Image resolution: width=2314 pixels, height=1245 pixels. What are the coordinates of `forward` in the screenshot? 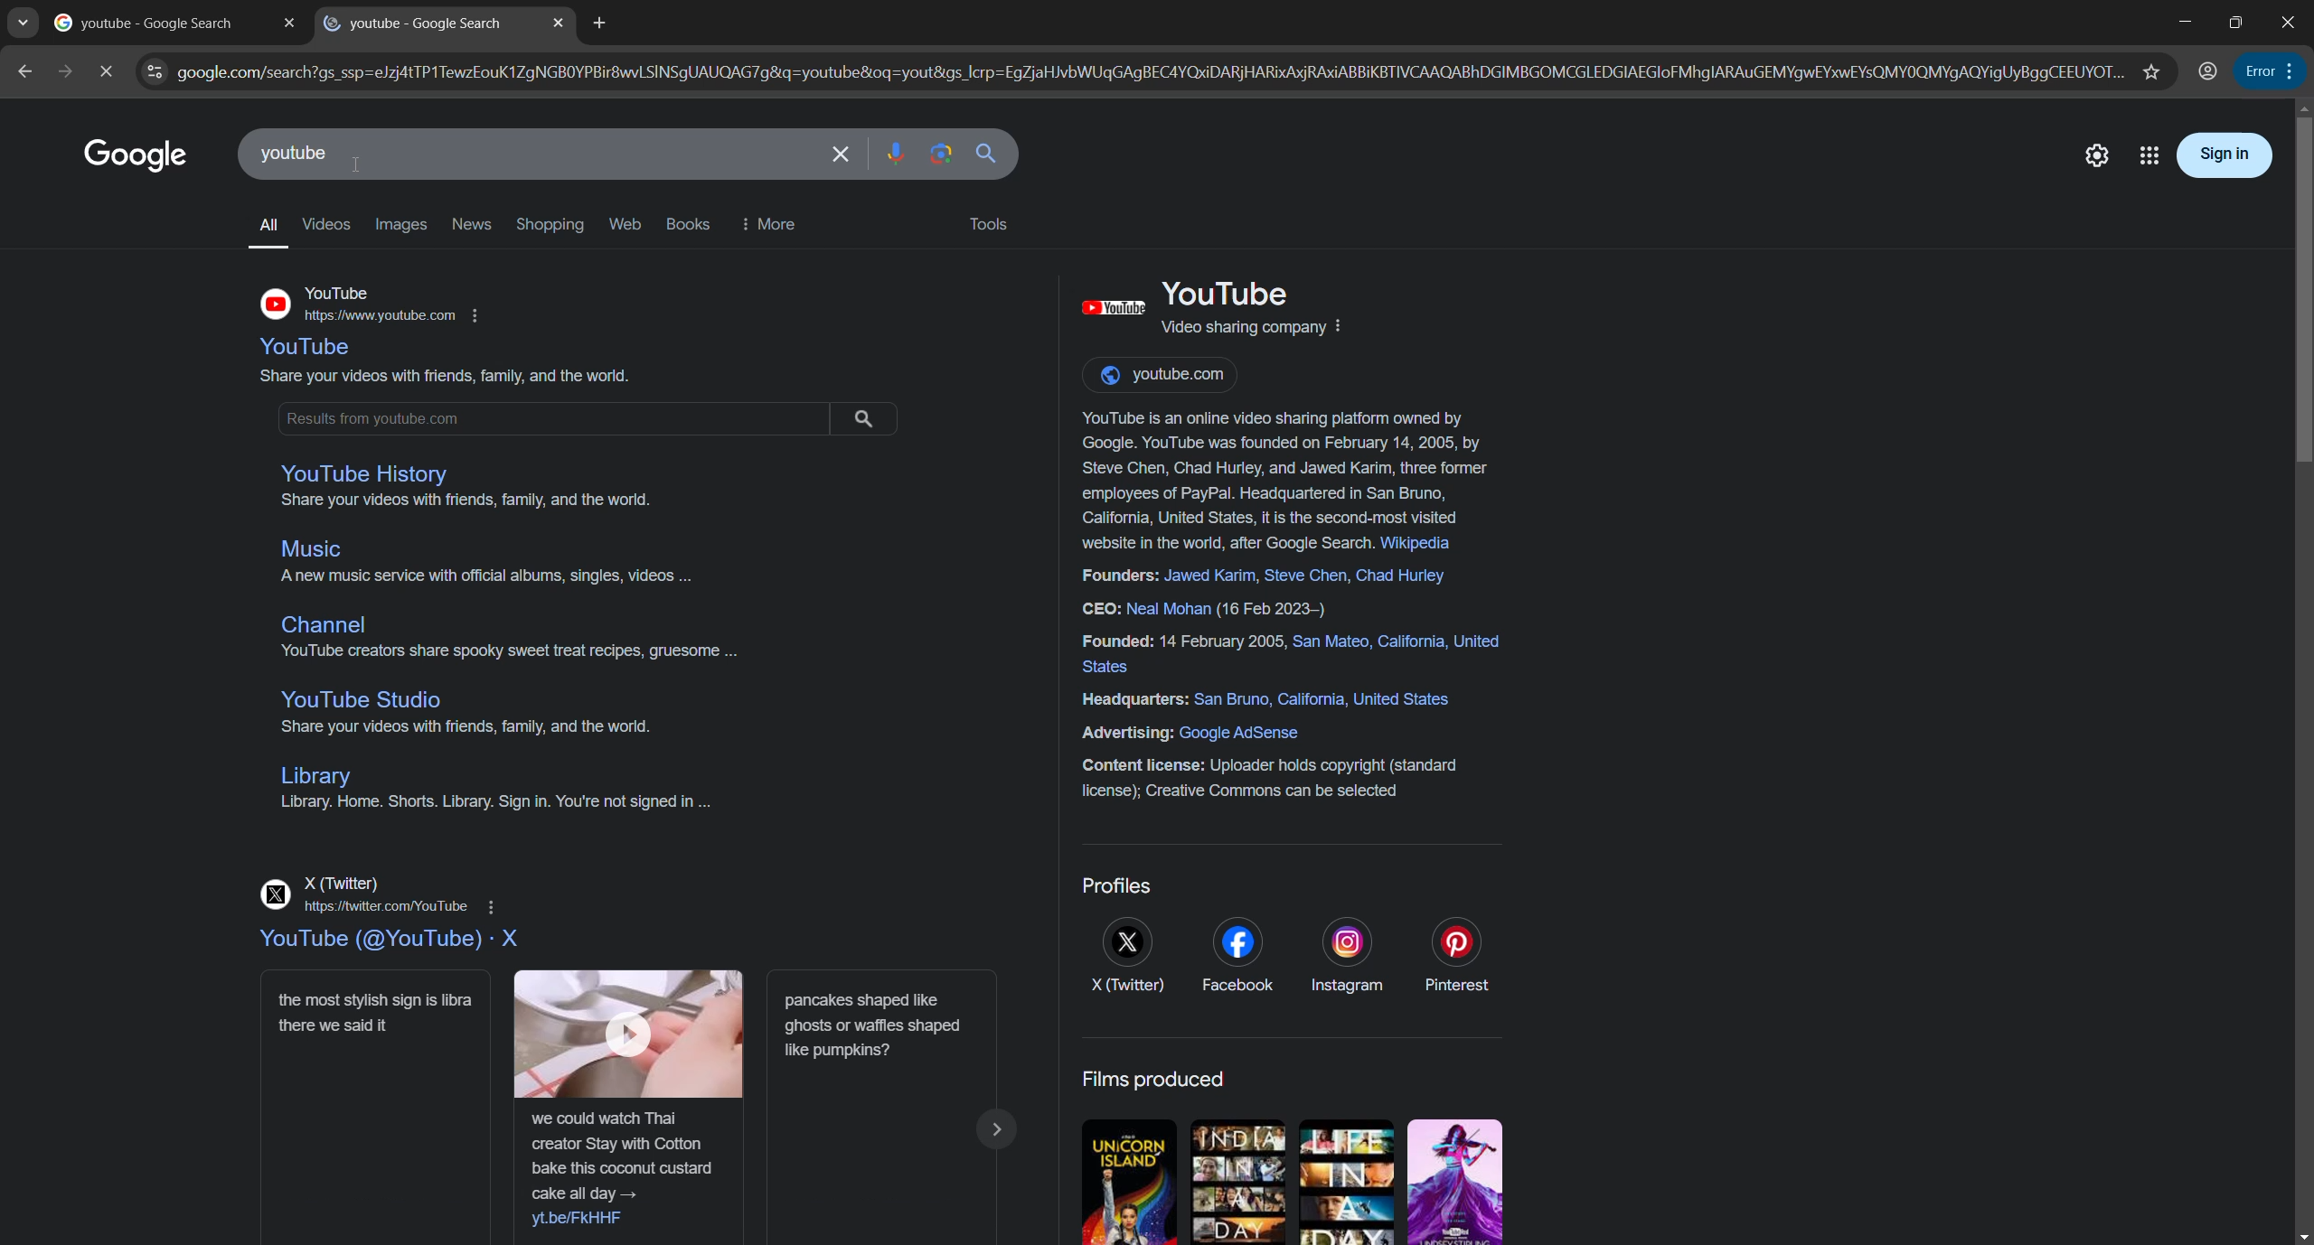 It's located at (60, 70).